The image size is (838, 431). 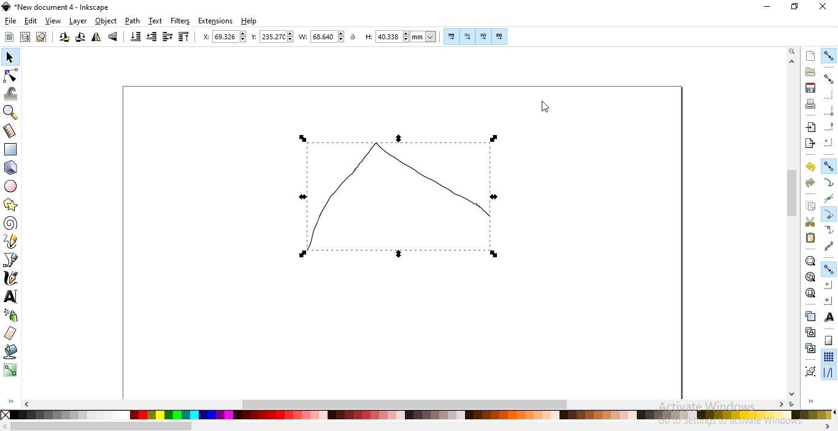 What do you see at coordinates (215, 21) in the screenshot?
I see `extensions` at bounding box center [215, 21].